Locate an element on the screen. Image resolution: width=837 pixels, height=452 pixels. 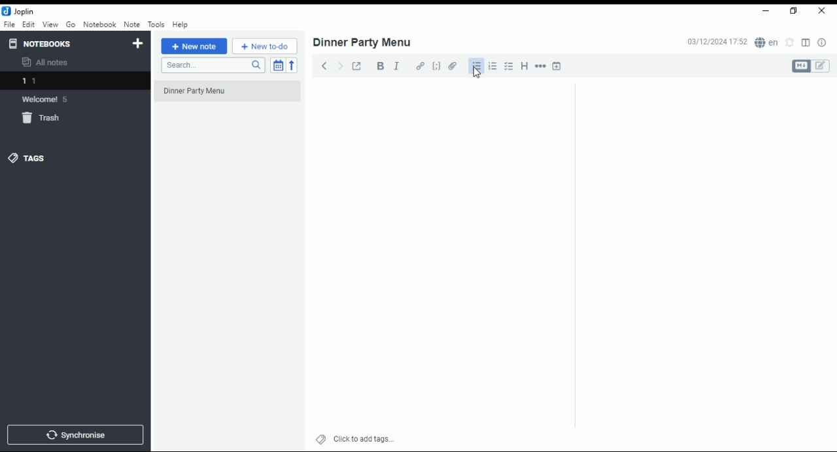
tools is located at coordinates (156, 24).